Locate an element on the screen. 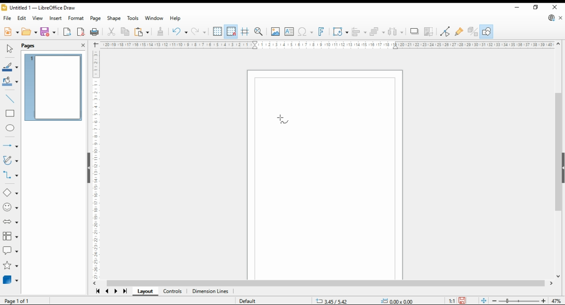 The height and width of the screenshot is (305, 565). icon and file name is located at coordinates (38, 7).